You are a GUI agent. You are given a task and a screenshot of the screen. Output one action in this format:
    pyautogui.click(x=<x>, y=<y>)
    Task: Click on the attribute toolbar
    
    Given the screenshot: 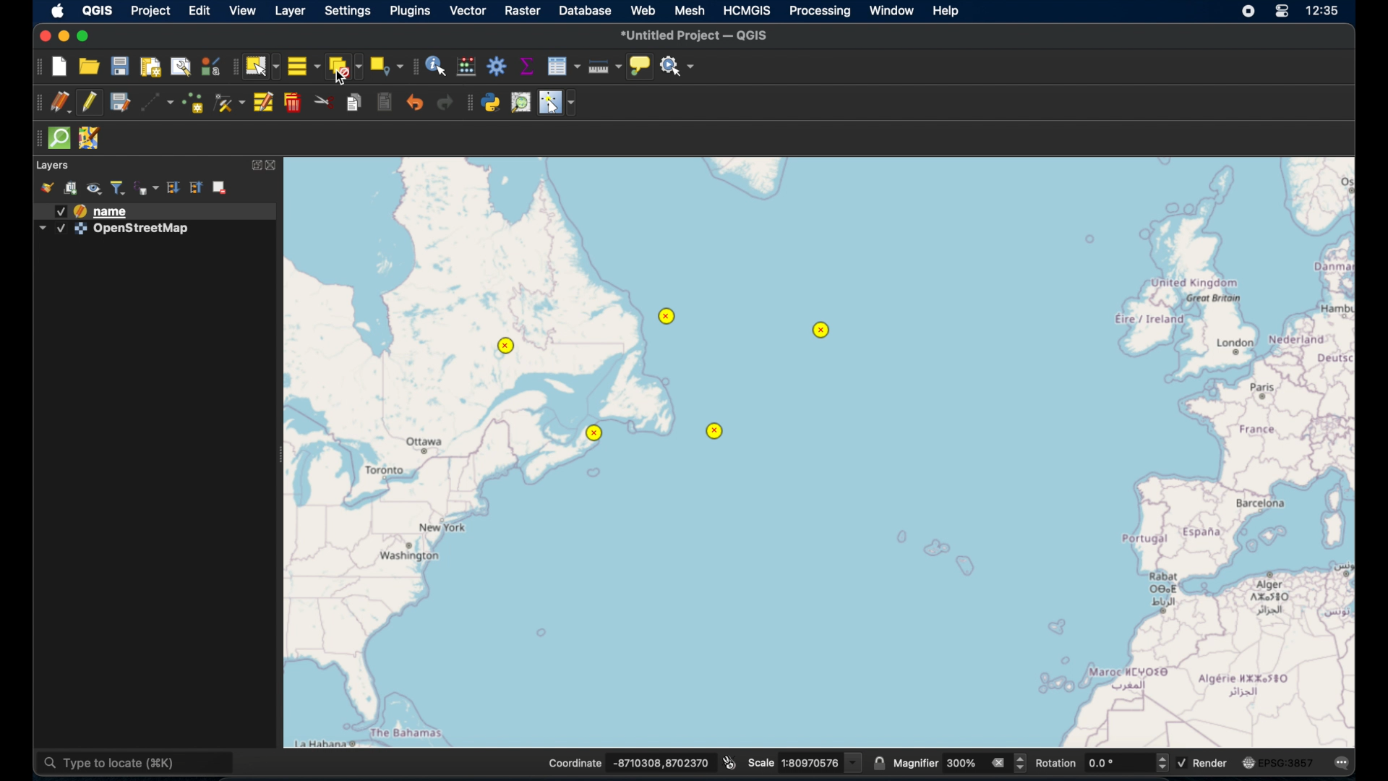 What is the action you would take?
    pyautogui.click(x=414, y=66)
    